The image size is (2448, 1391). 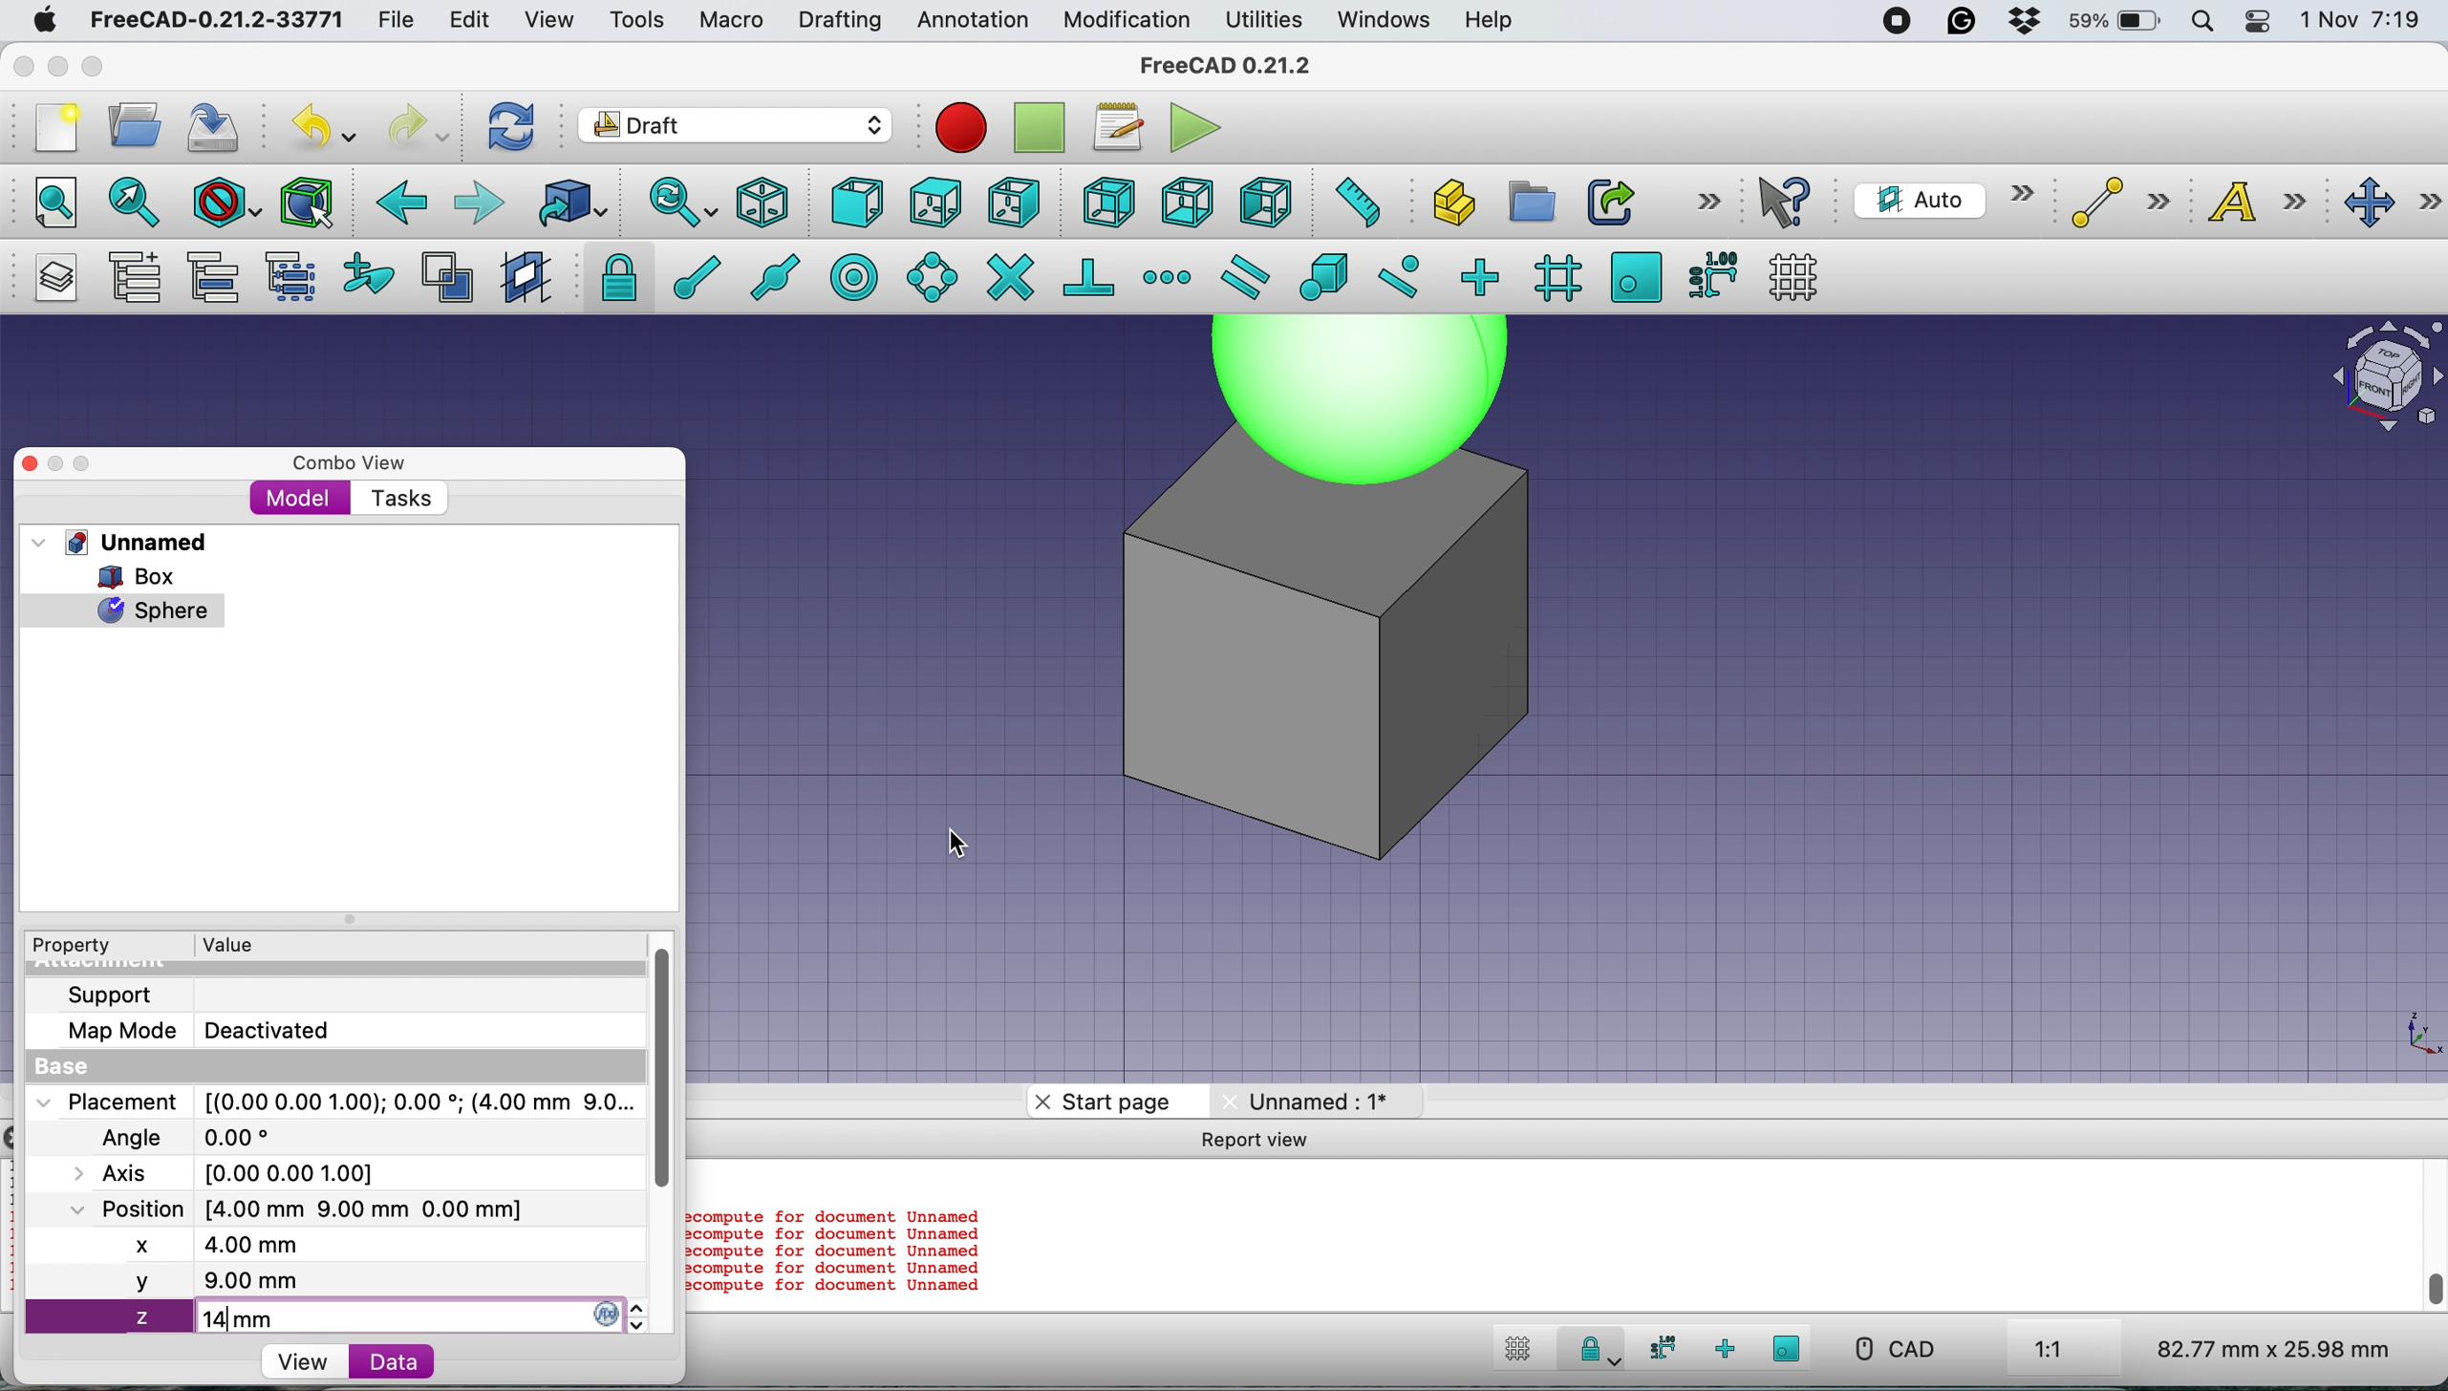 I want to click on freecad, so click(x=1240, y=65).